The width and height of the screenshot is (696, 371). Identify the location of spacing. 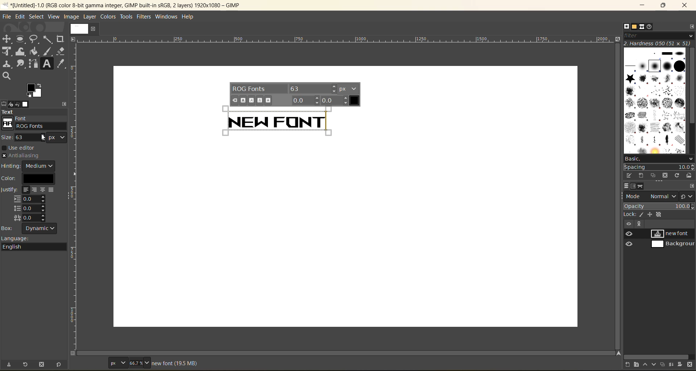
(658, 167).